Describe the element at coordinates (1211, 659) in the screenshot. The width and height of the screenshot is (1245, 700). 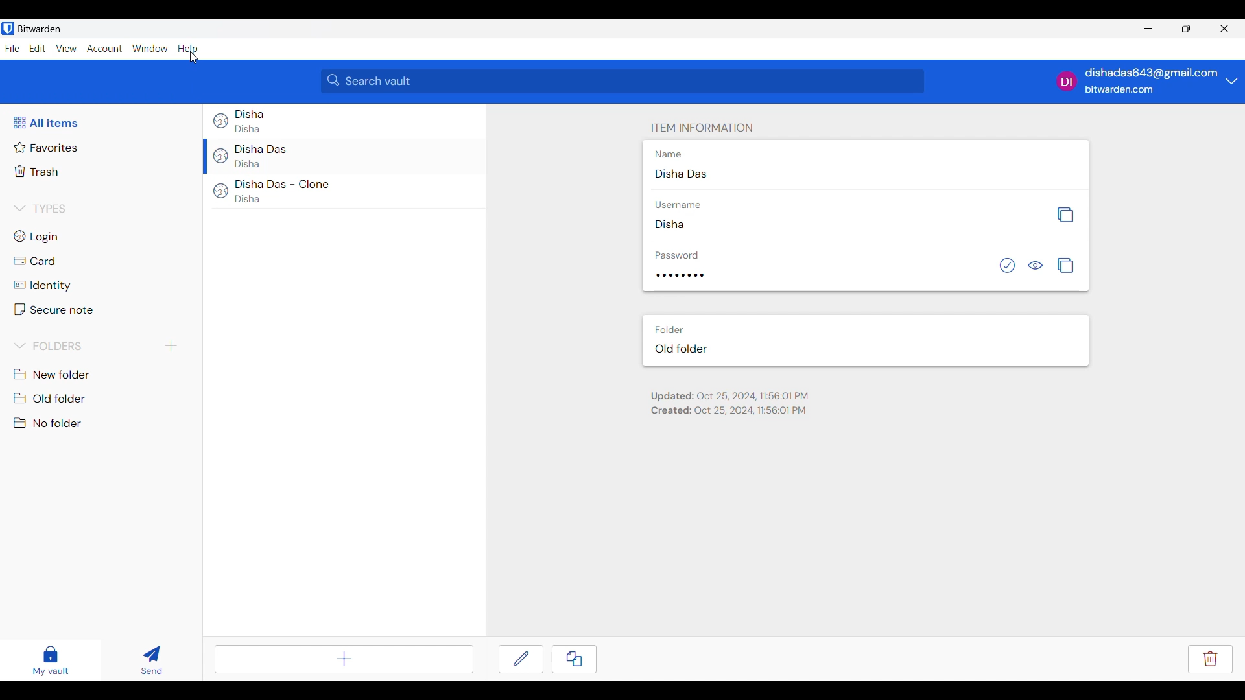
I see `Delete` at that location.